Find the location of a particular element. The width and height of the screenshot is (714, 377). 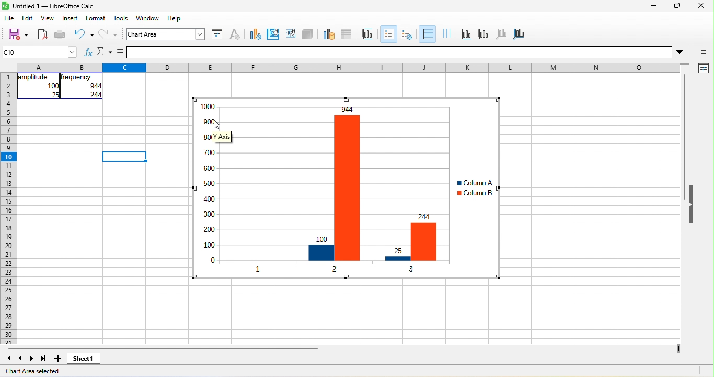

maximize is located at coordinates (675, 7).